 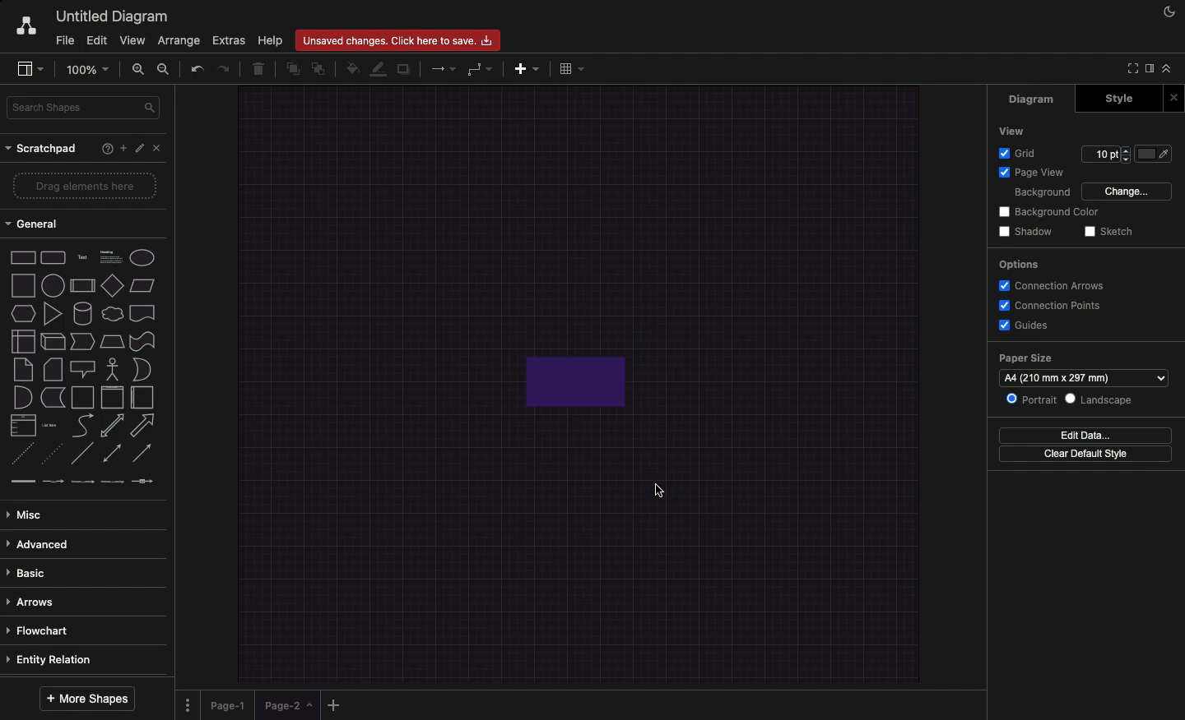 I want to click on Portrait , so click(x=1028, y=398).